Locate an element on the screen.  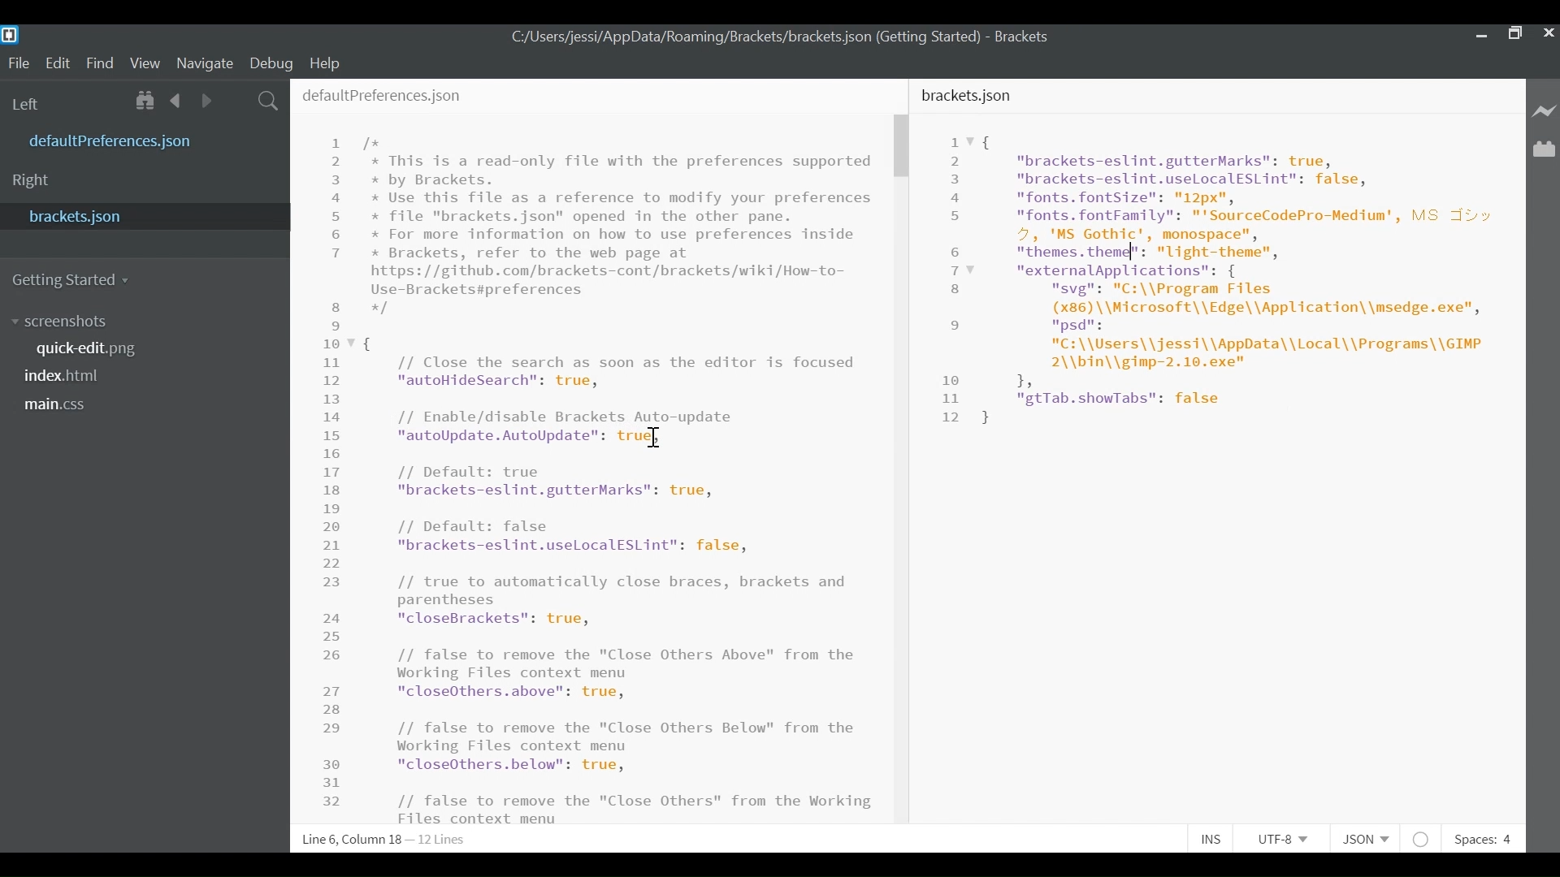
File is located at coordinates (18, 62).